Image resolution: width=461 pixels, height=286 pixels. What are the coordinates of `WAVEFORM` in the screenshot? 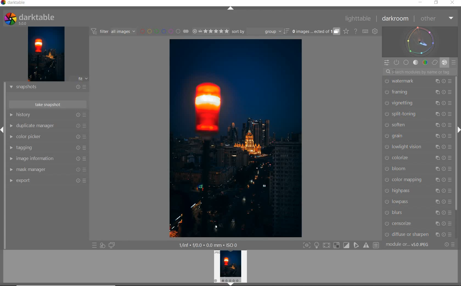 It's located at (421, 41).